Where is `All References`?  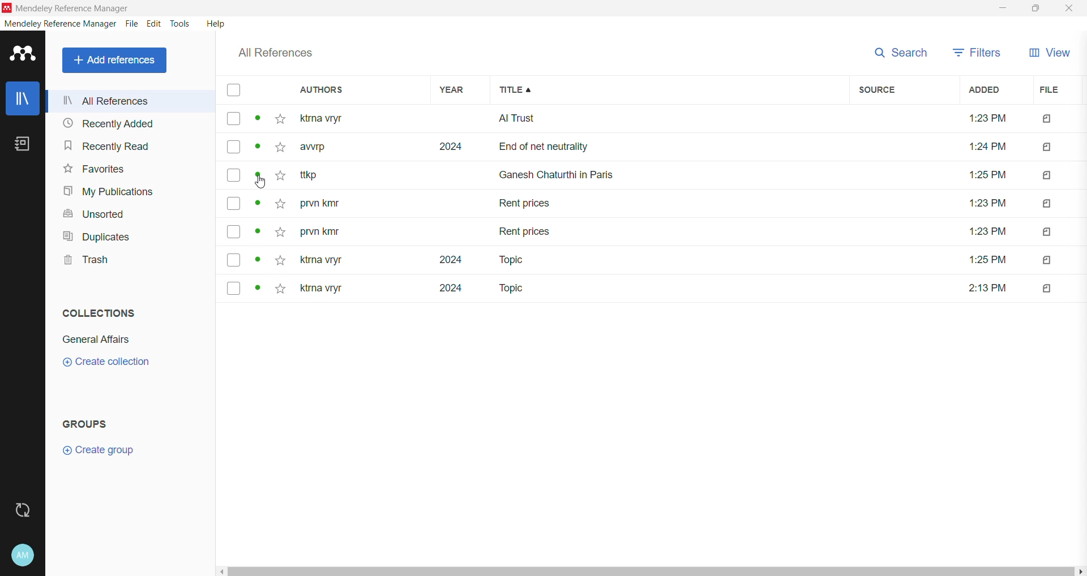
All References is located at coordinates (134, 101).